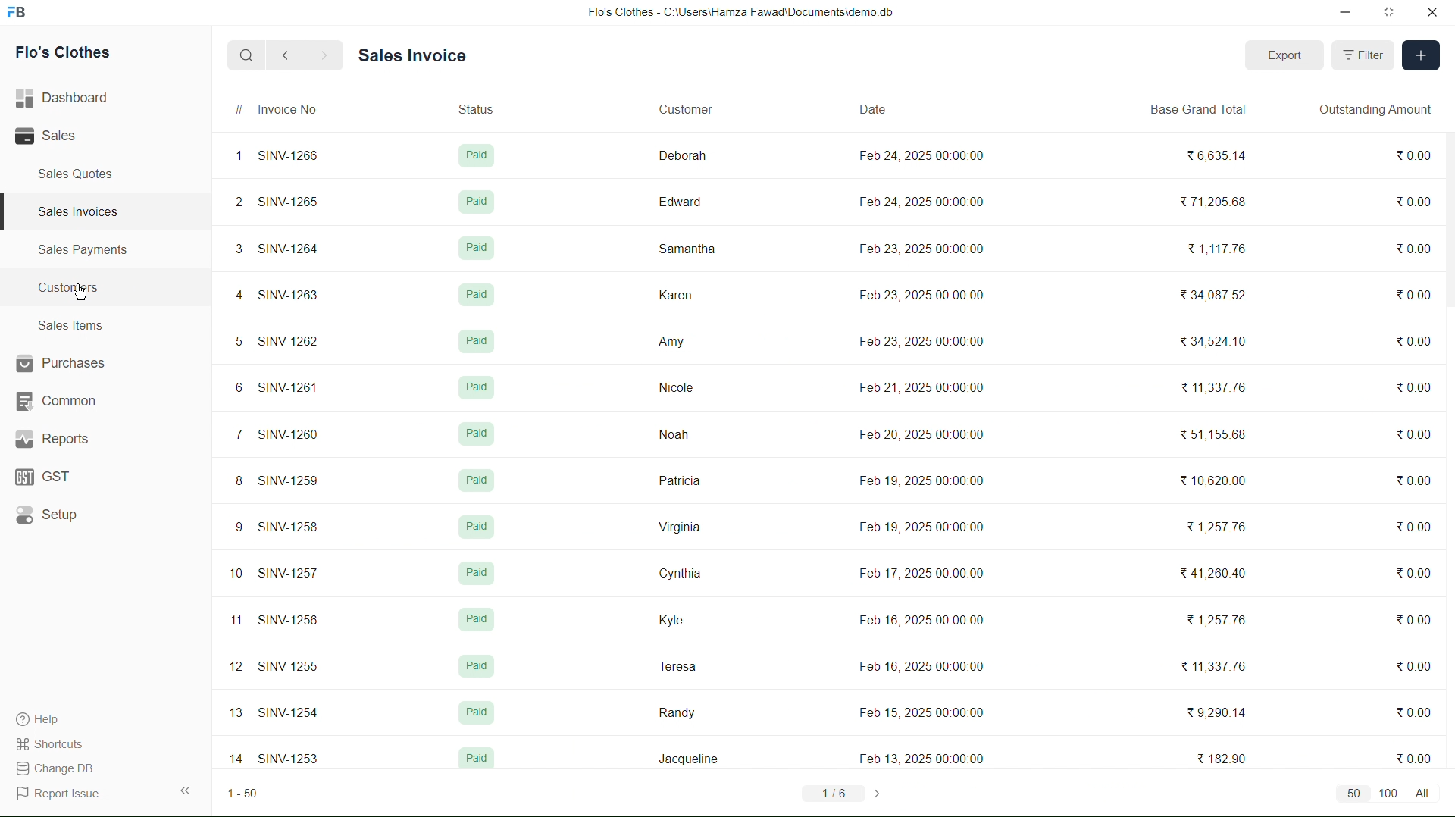  Describe the element at coordinates (294, 618) in the screenshot. I see `SINV-1256` at that location.